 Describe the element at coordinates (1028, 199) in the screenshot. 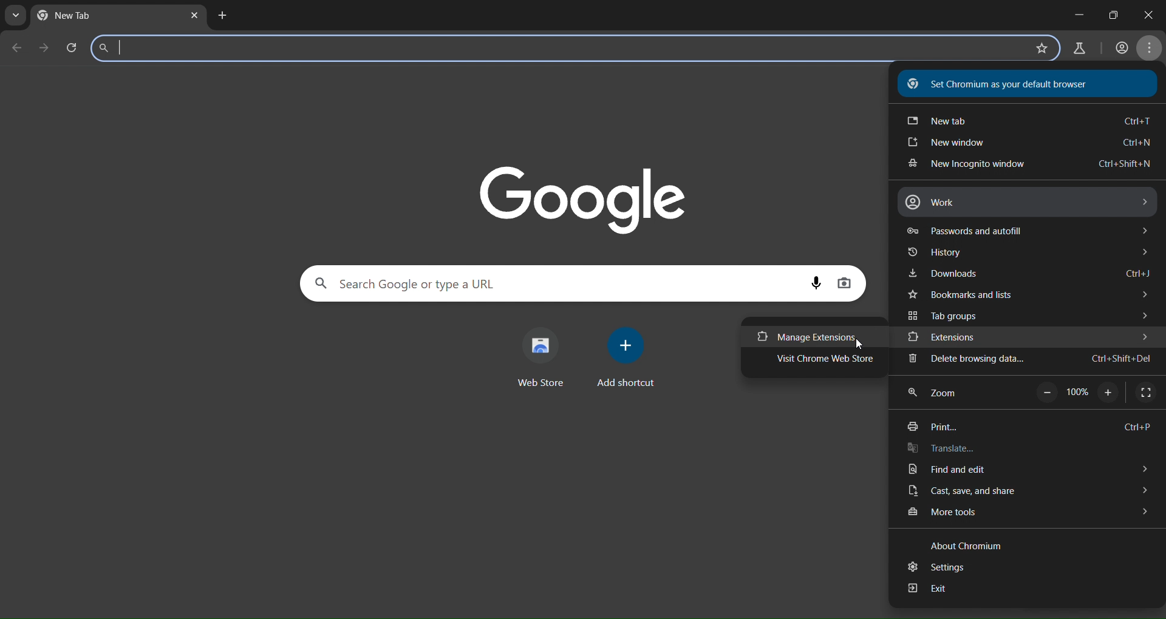

I see `work` at that location.